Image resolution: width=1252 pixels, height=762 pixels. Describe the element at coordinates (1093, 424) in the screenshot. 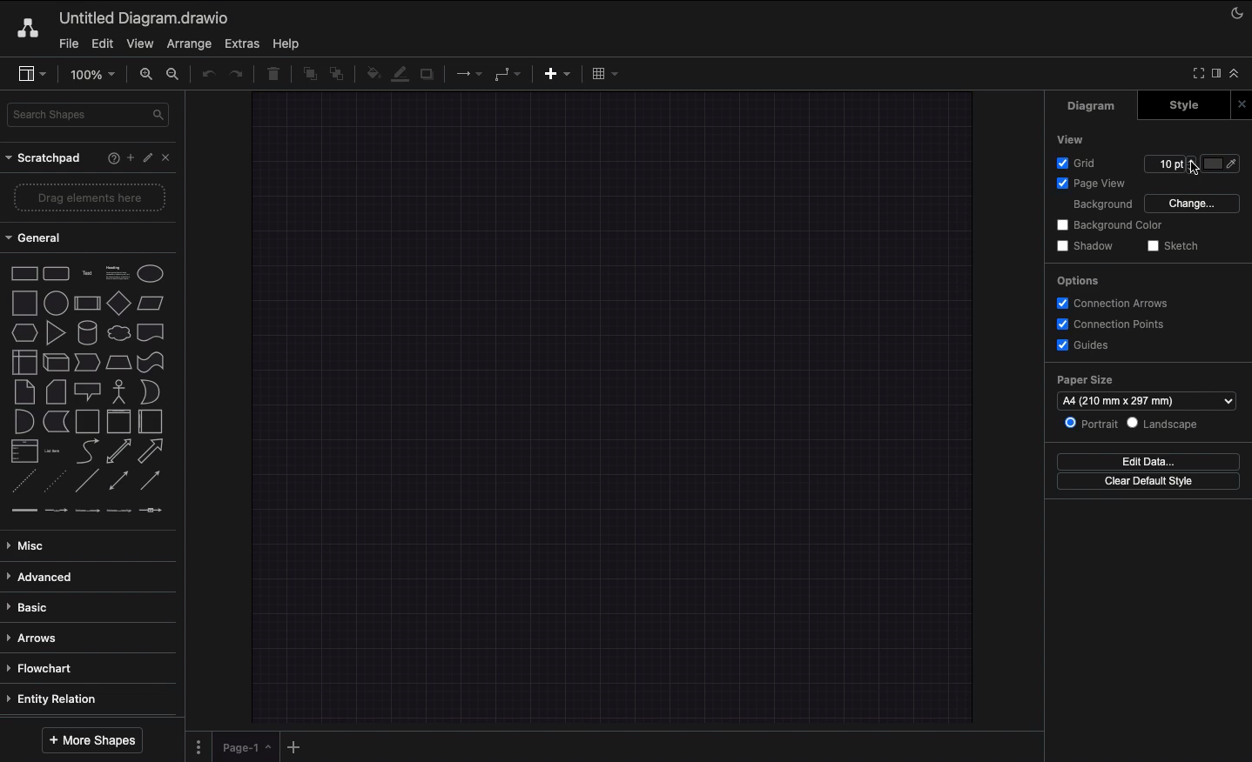

I see `Portrait` at that location.